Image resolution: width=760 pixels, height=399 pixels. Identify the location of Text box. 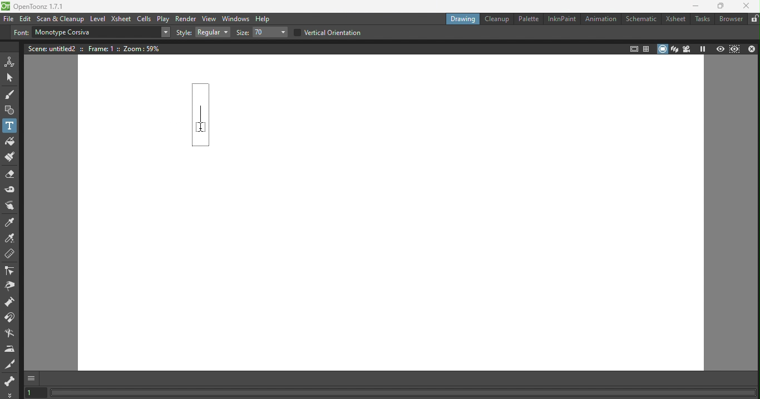
(92, 33).